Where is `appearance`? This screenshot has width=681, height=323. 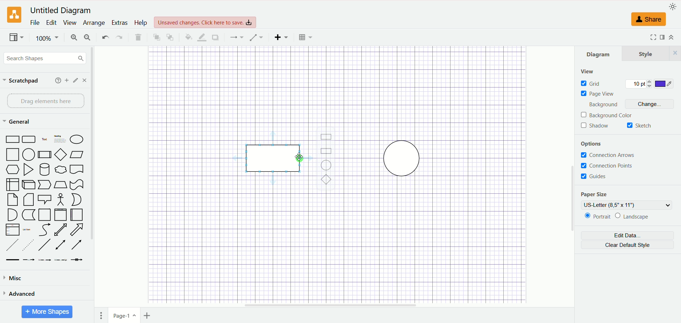
appearance is located at coordinates (671, 6).